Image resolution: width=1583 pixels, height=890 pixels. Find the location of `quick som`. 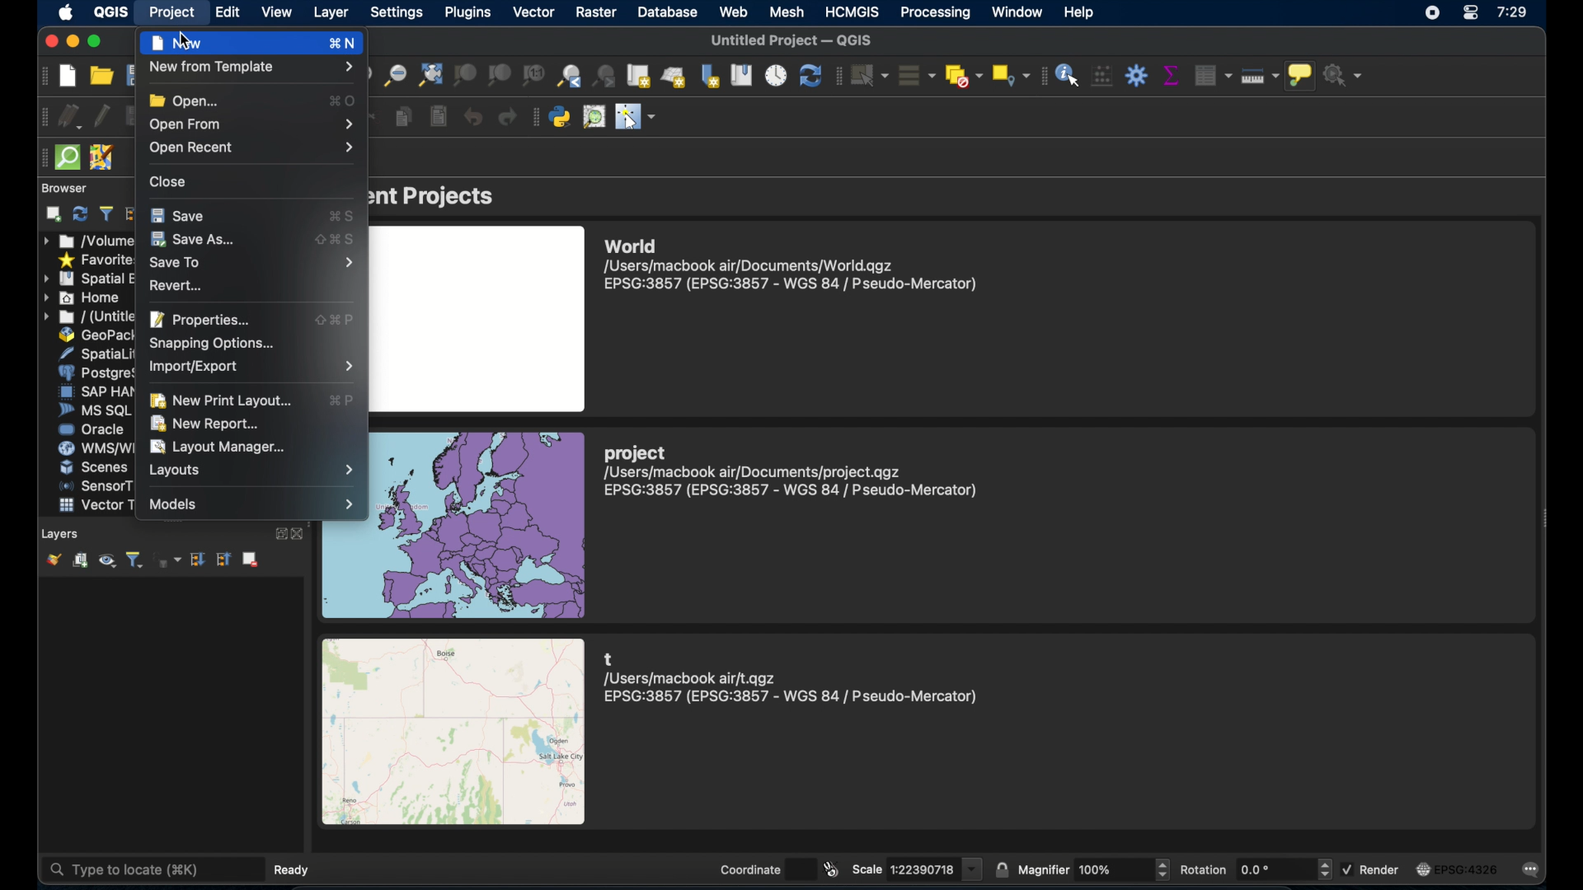

quick som is located at coordinates (68, 157).